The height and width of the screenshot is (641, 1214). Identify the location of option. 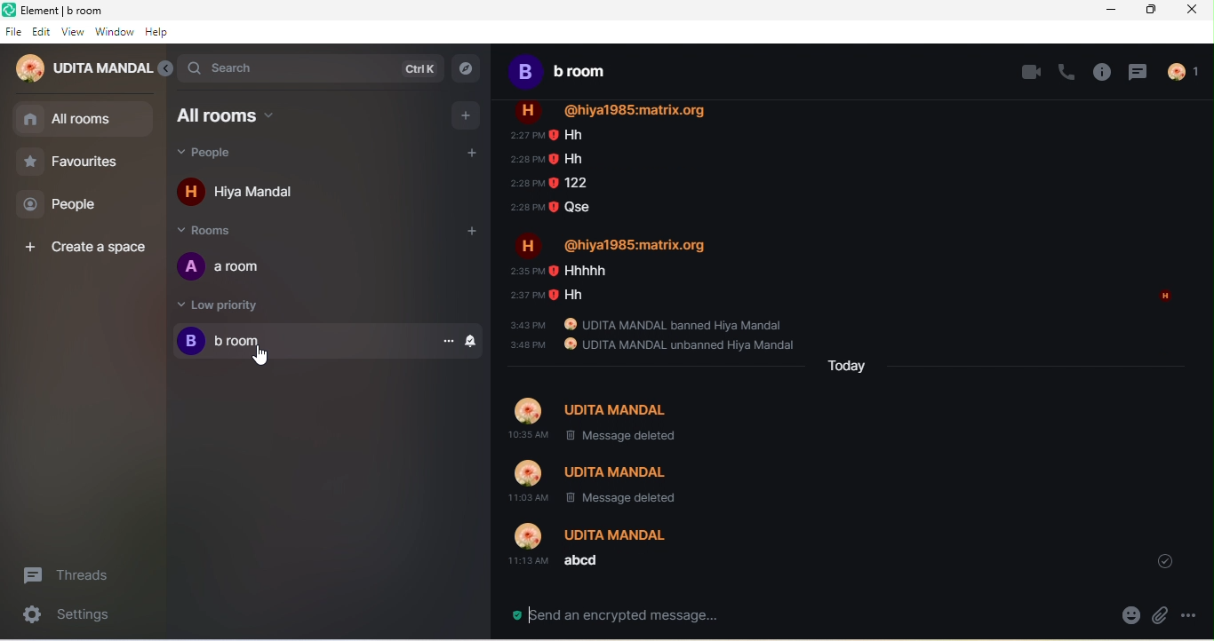
(451, 341).